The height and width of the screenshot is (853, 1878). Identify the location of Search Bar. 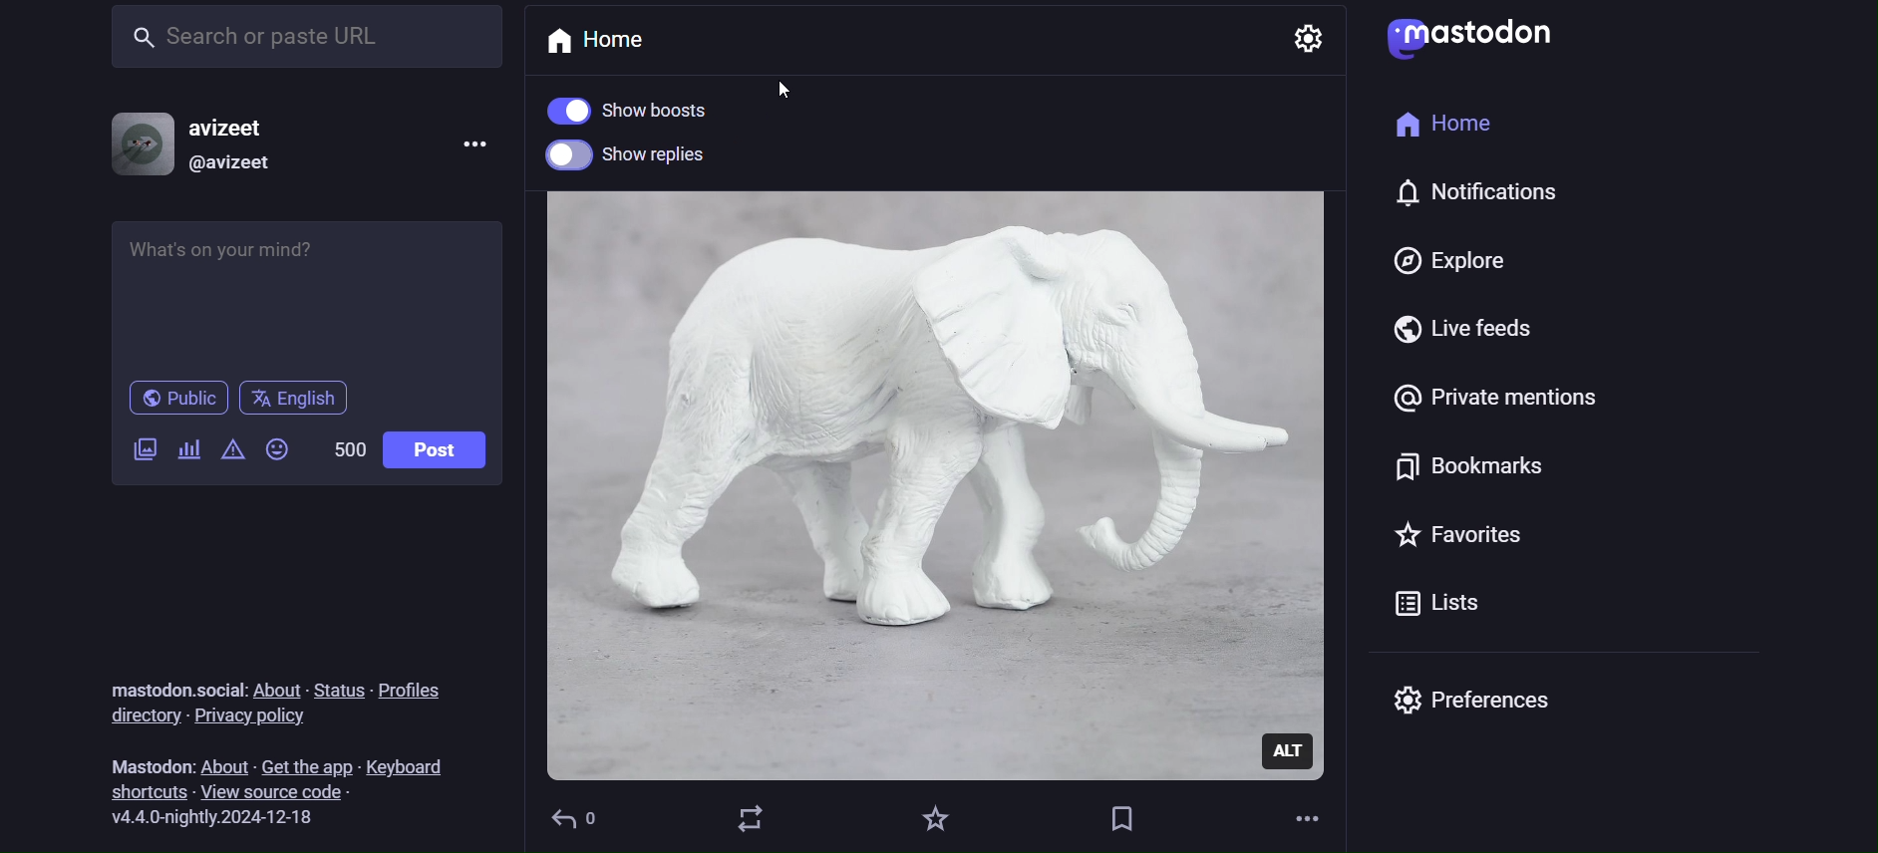
(304, 35).